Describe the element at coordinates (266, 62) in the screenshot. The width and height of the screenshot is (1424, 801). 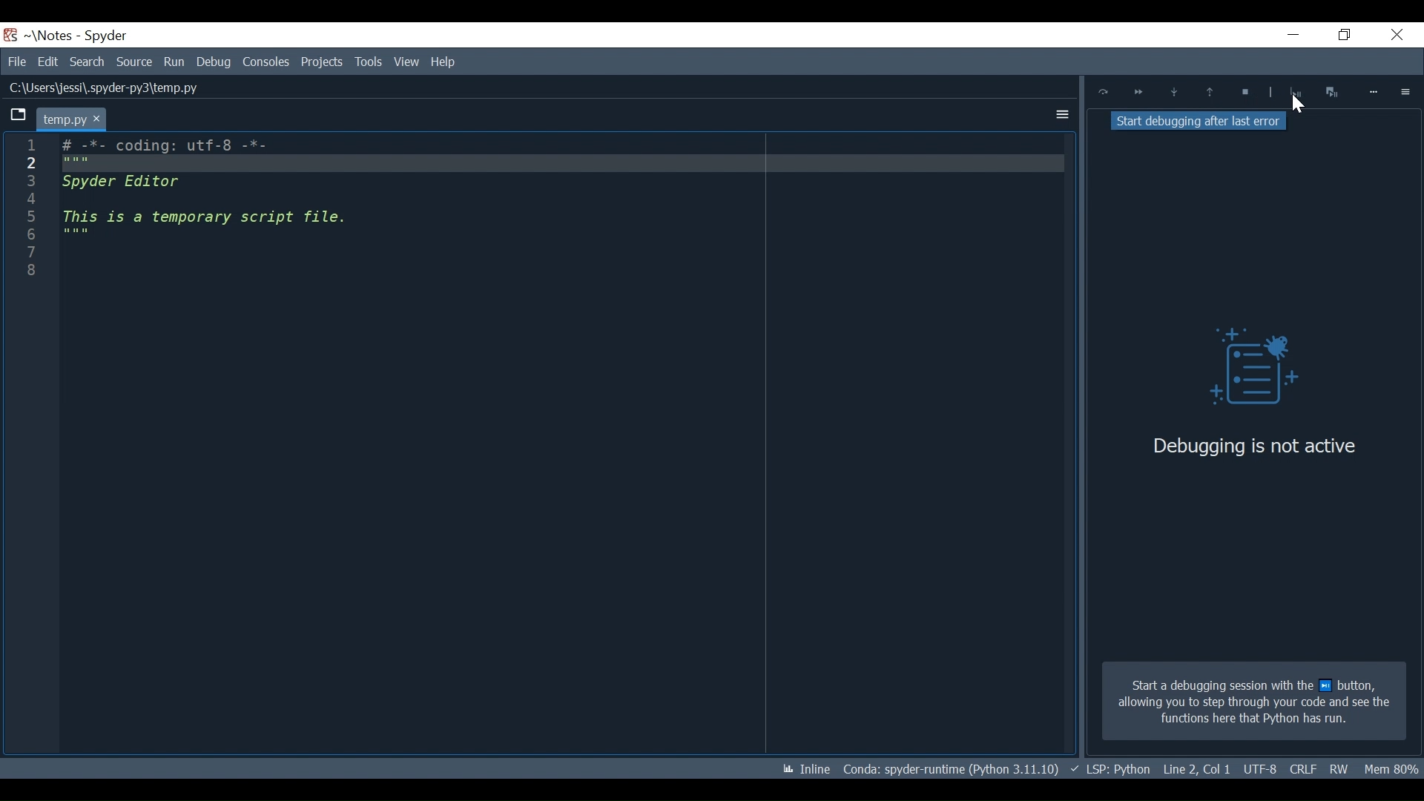
I see `Consoles` at that location.